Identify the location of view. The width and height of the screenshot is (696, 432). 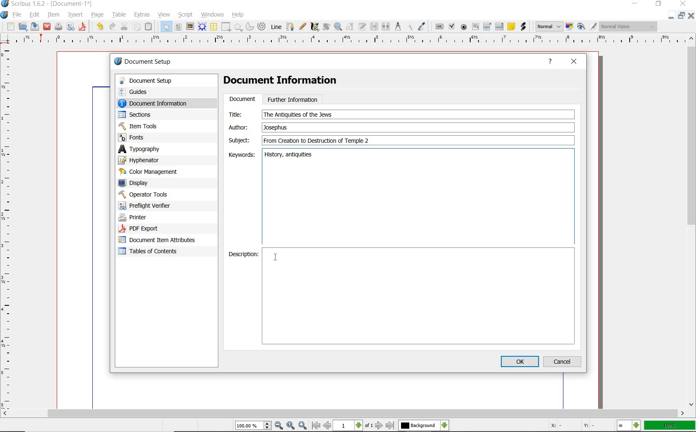
(164, 14).